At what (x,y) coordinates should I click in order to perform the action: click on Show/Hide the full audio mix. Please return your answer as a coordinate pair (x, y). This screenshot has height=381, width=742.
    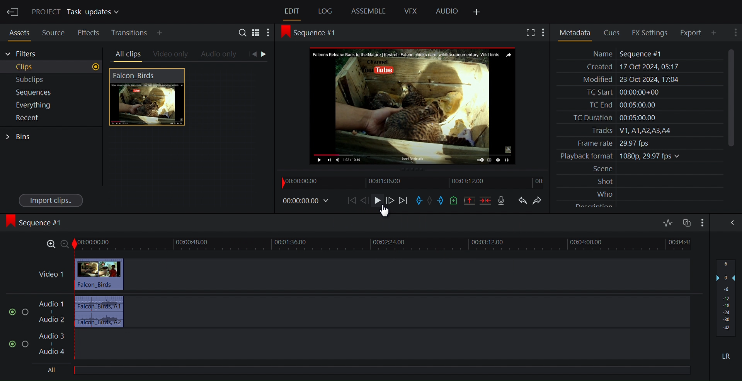
    Looking at the image, I should click on (731, 223).